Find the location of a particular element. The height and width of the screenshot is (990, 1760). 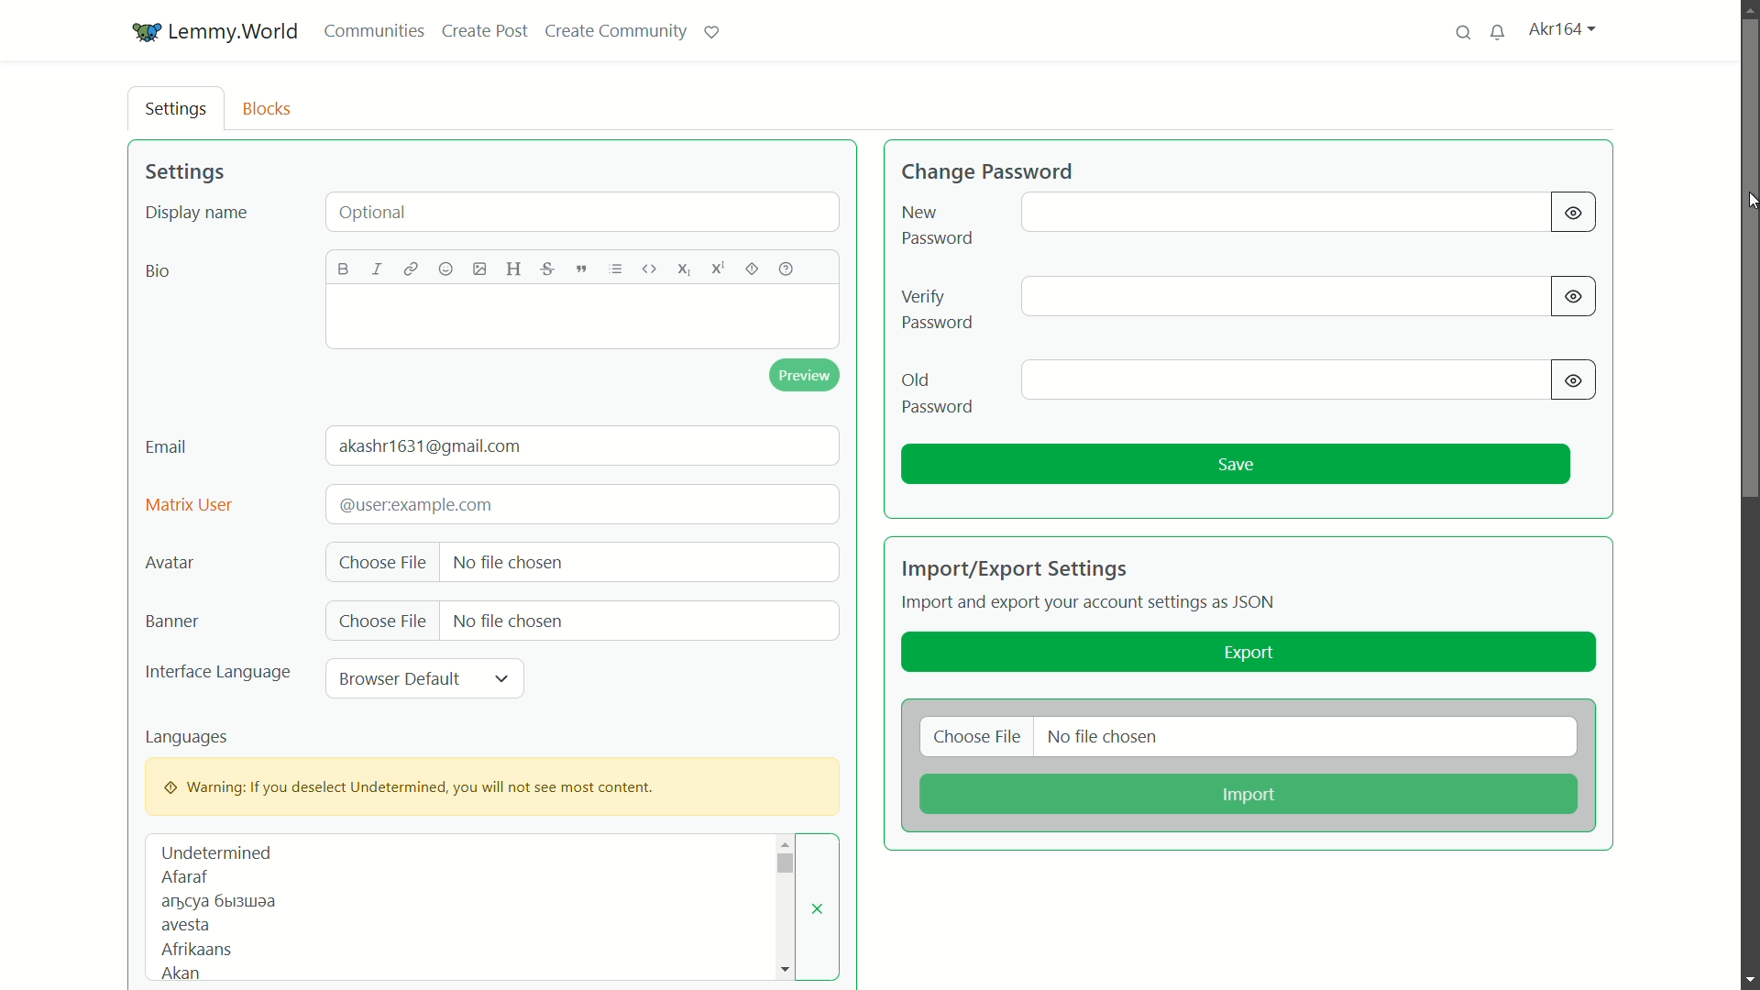

warning pop is located at coordinates (493, 786).